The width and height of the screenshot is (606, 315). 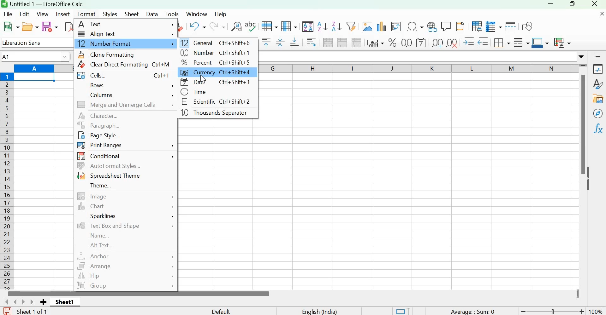 What do you see at coordinates (446, 26) in the screenshot?
I see `Insert comment` at bounding box center [446, 26].